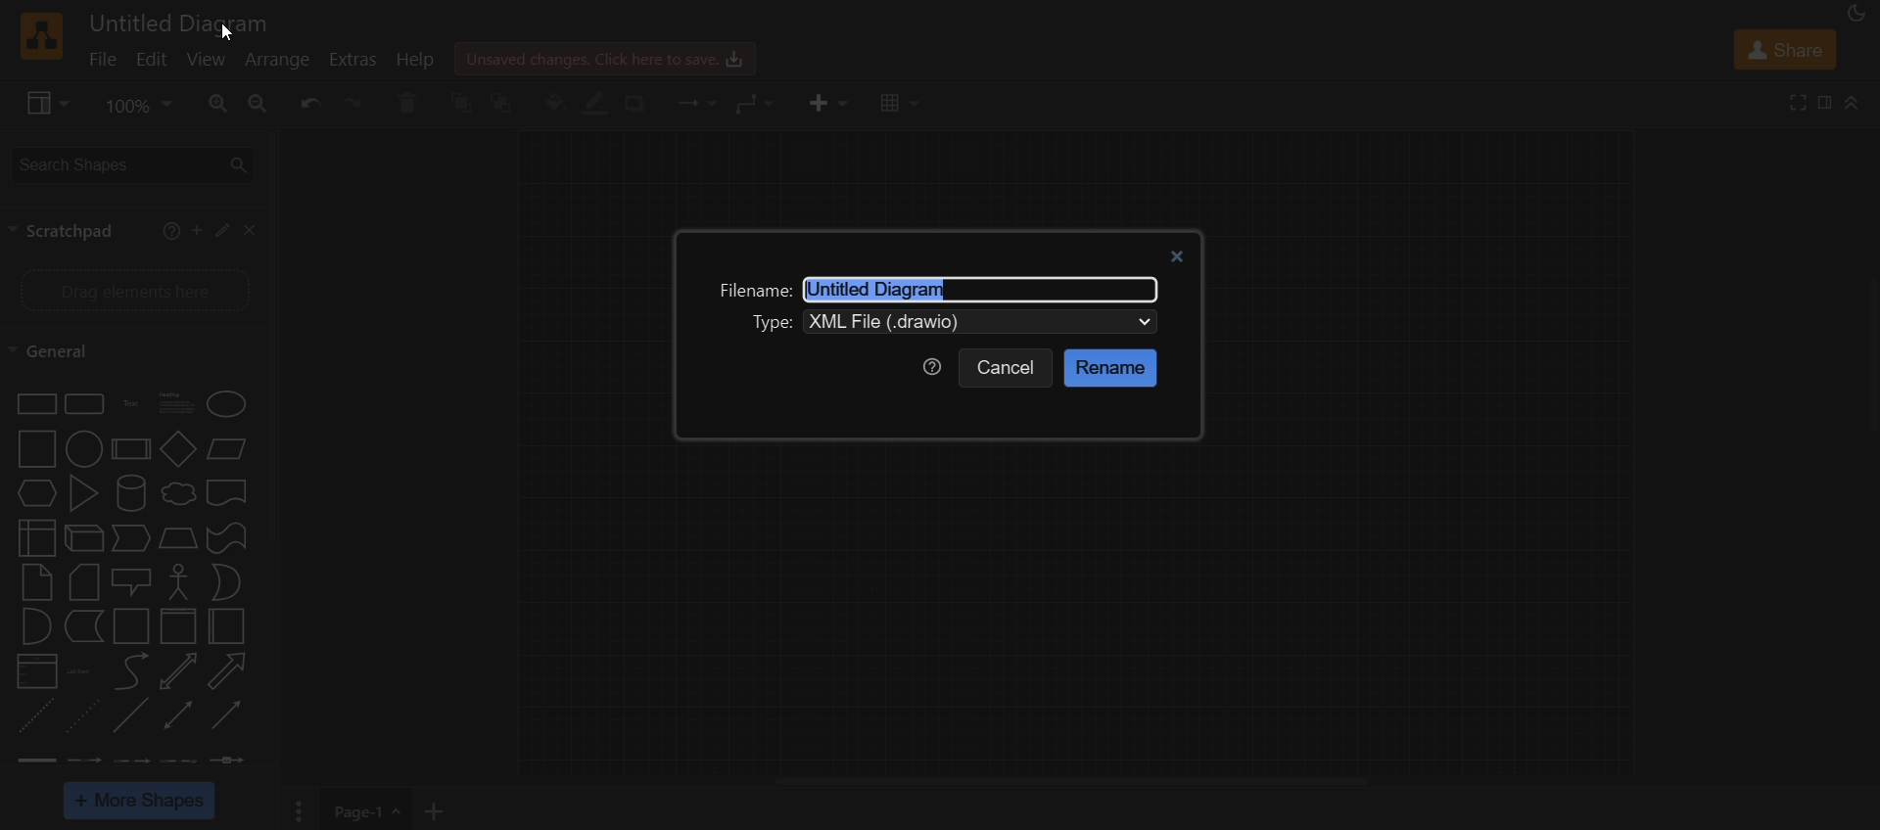 The image size is (1880, 830). What do you see at coordinates (354, 59) in the screenshot?
I see `extras` at bounding box center [354, 59].